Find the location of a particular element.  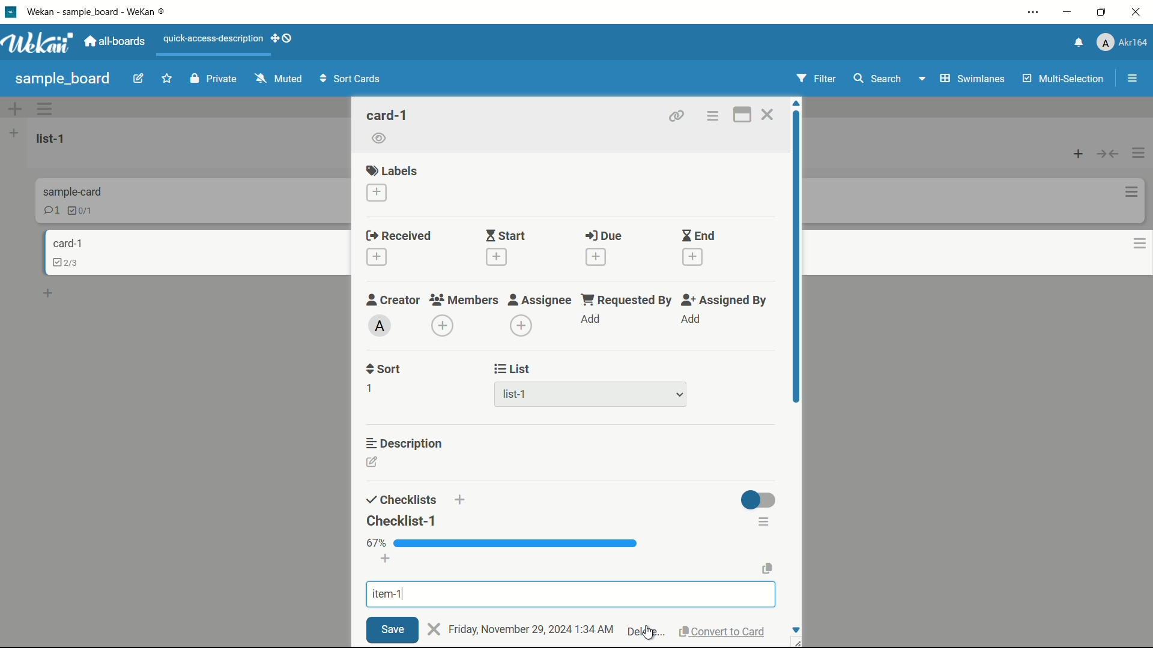

checklist is located at coordinates (63, 264).